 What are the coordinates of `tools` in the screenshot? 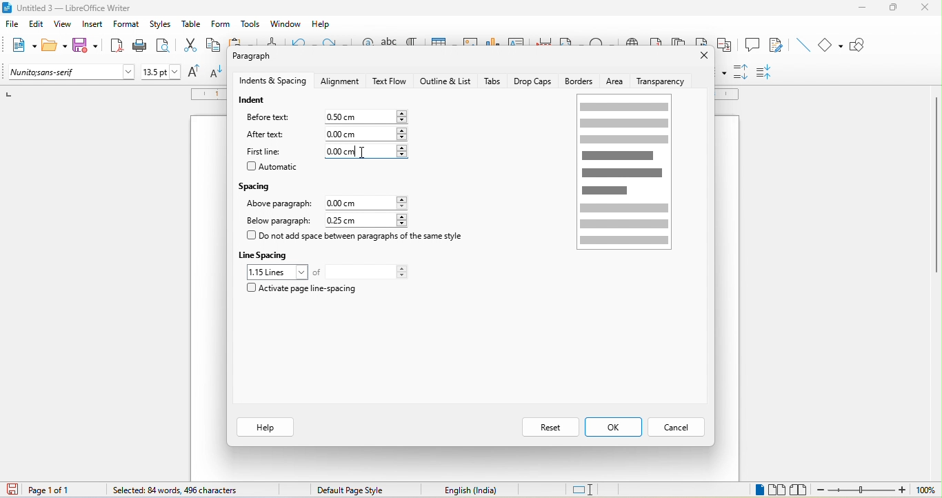 It's located at (250, 25).